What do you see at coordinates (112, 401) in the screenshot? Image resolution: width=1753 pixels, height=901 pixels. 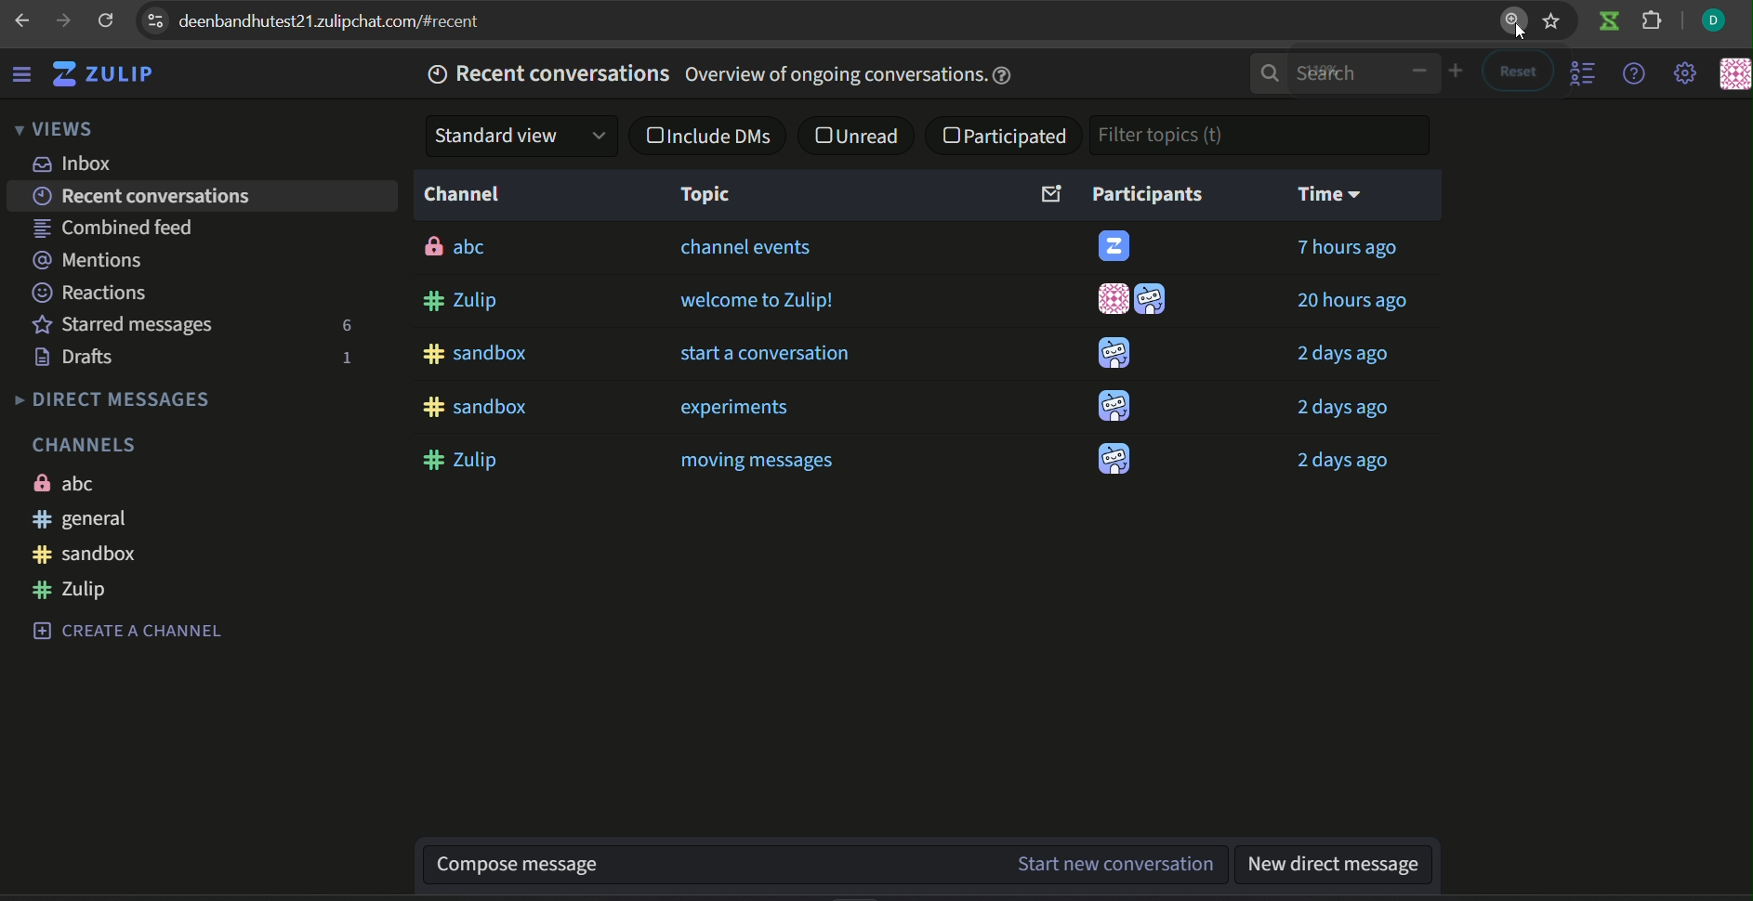 I see `direct messages` at bounding box center [112, 401].